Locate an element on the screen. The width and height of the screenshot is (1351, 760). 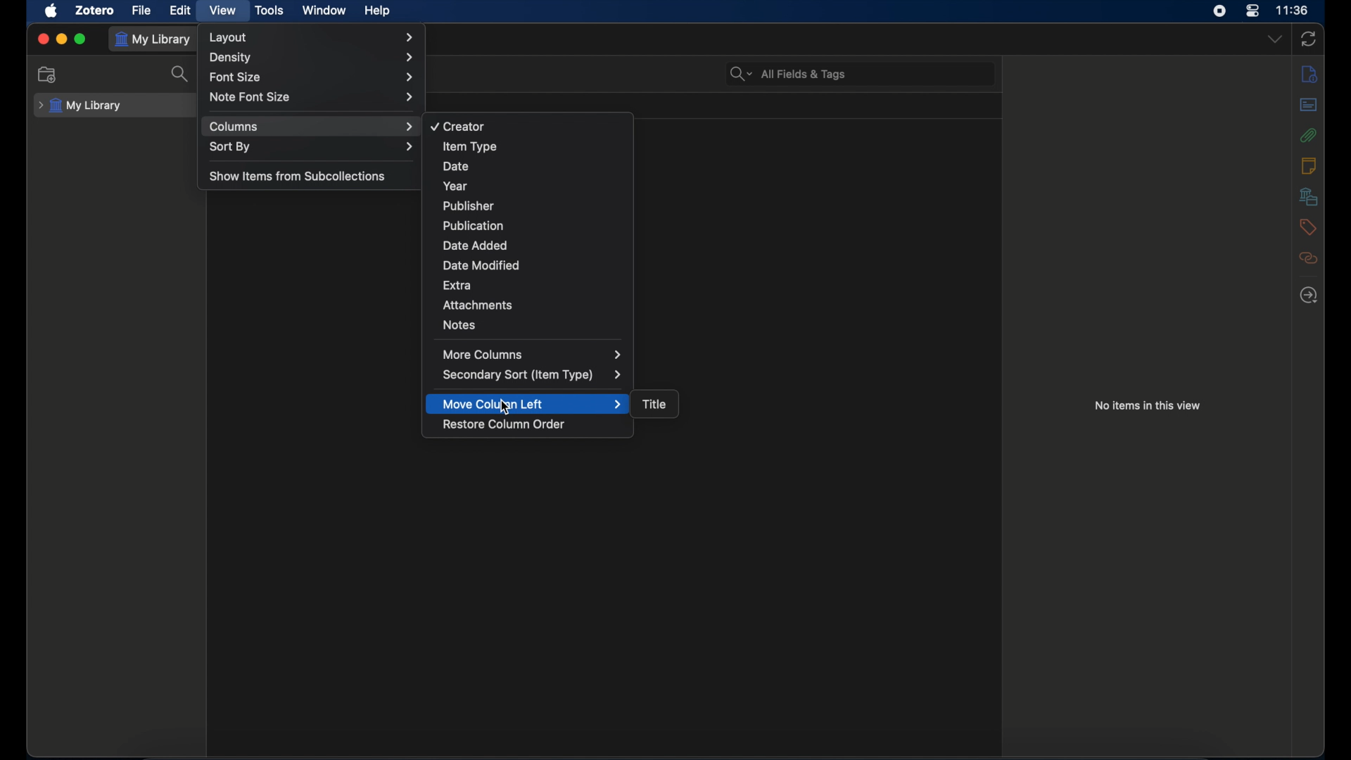
file is located at coordinates (141, 11).